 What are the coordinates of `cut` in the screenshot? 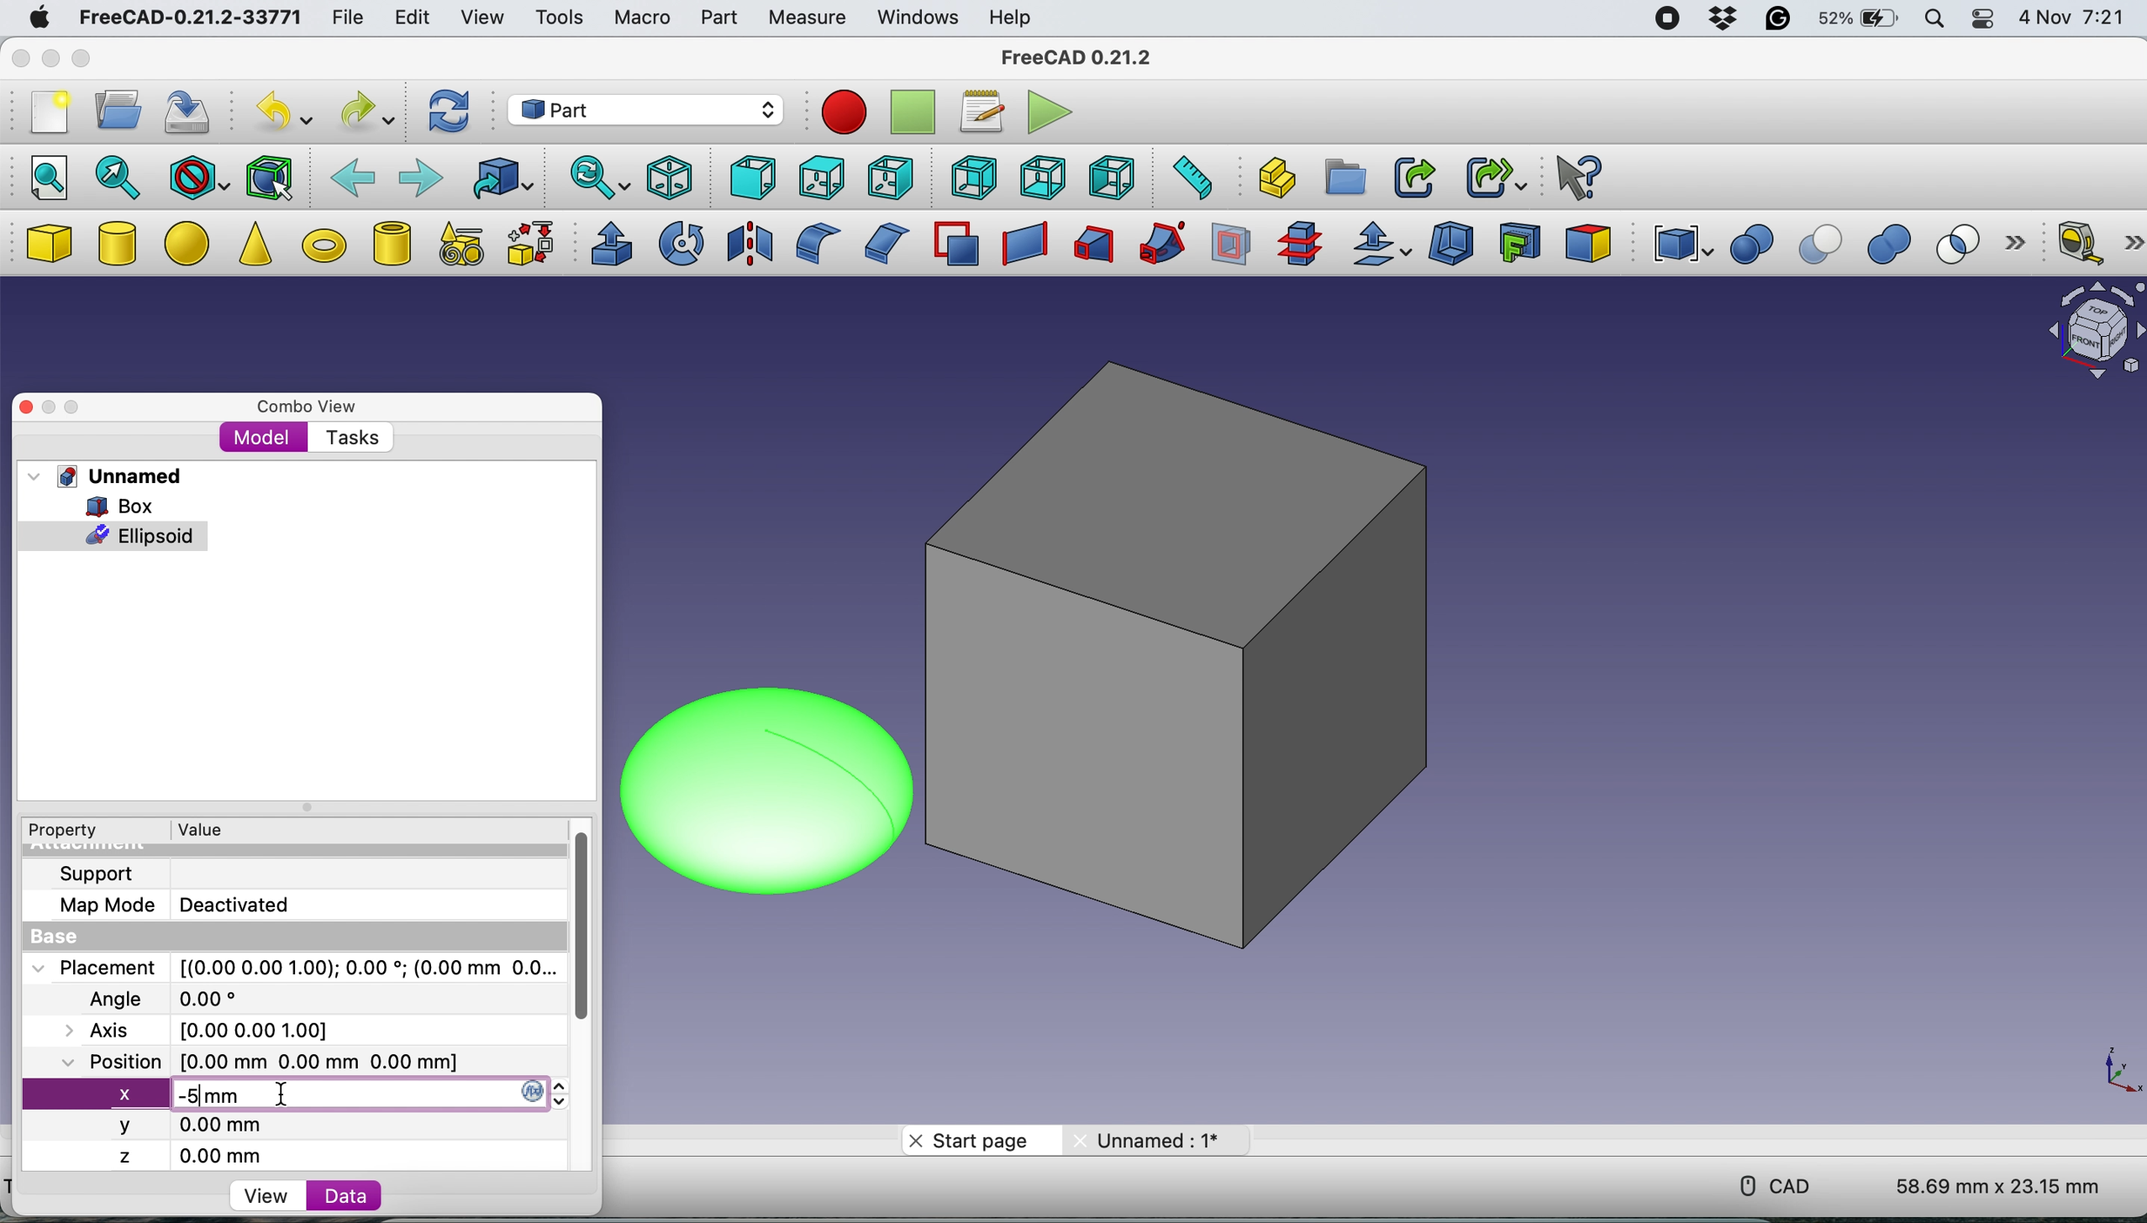 It's located at (1823, 245).